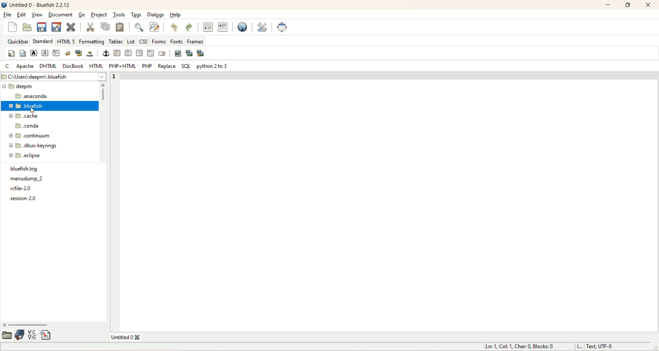  What do you see at coordinates (24, 116) in the screenshot?
I see `cache` at bounding box center [24, 116].